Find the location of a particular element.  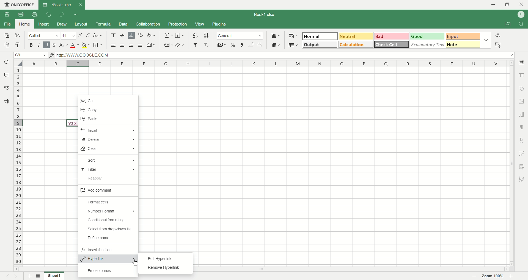

feedback and support is located at coordinates (6, 101).